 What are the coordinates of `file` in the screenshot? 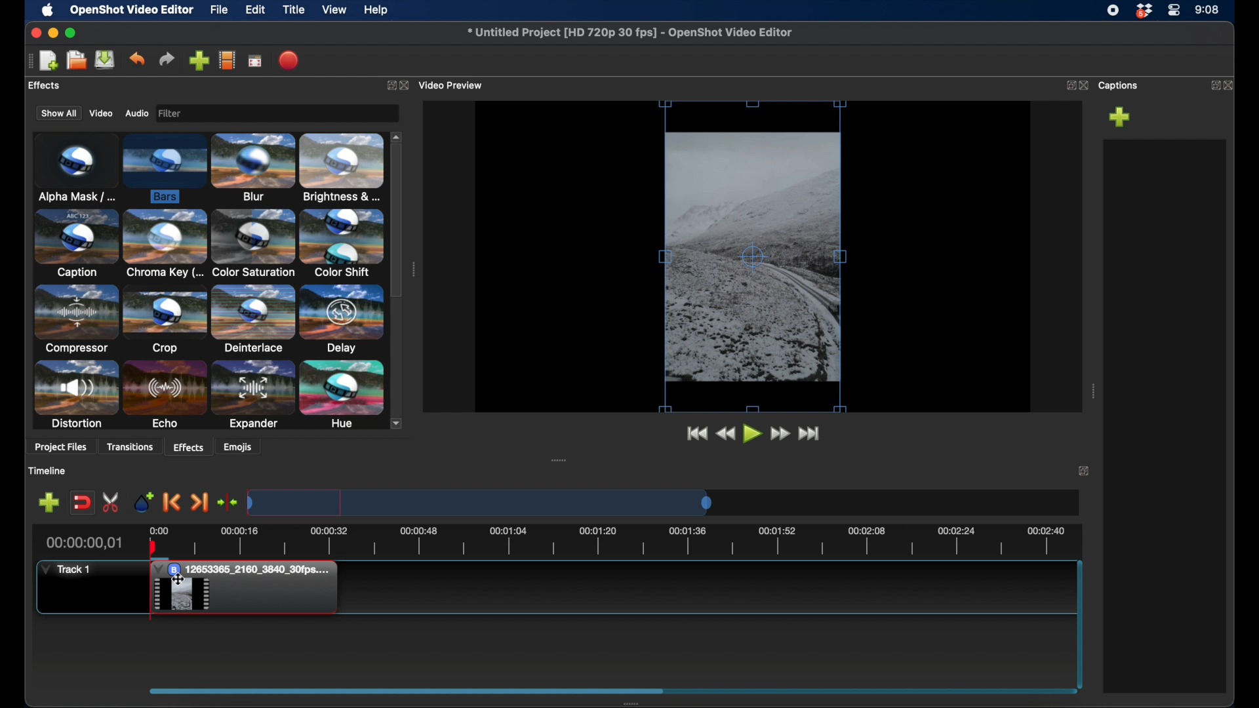 It's located at (220, 10).